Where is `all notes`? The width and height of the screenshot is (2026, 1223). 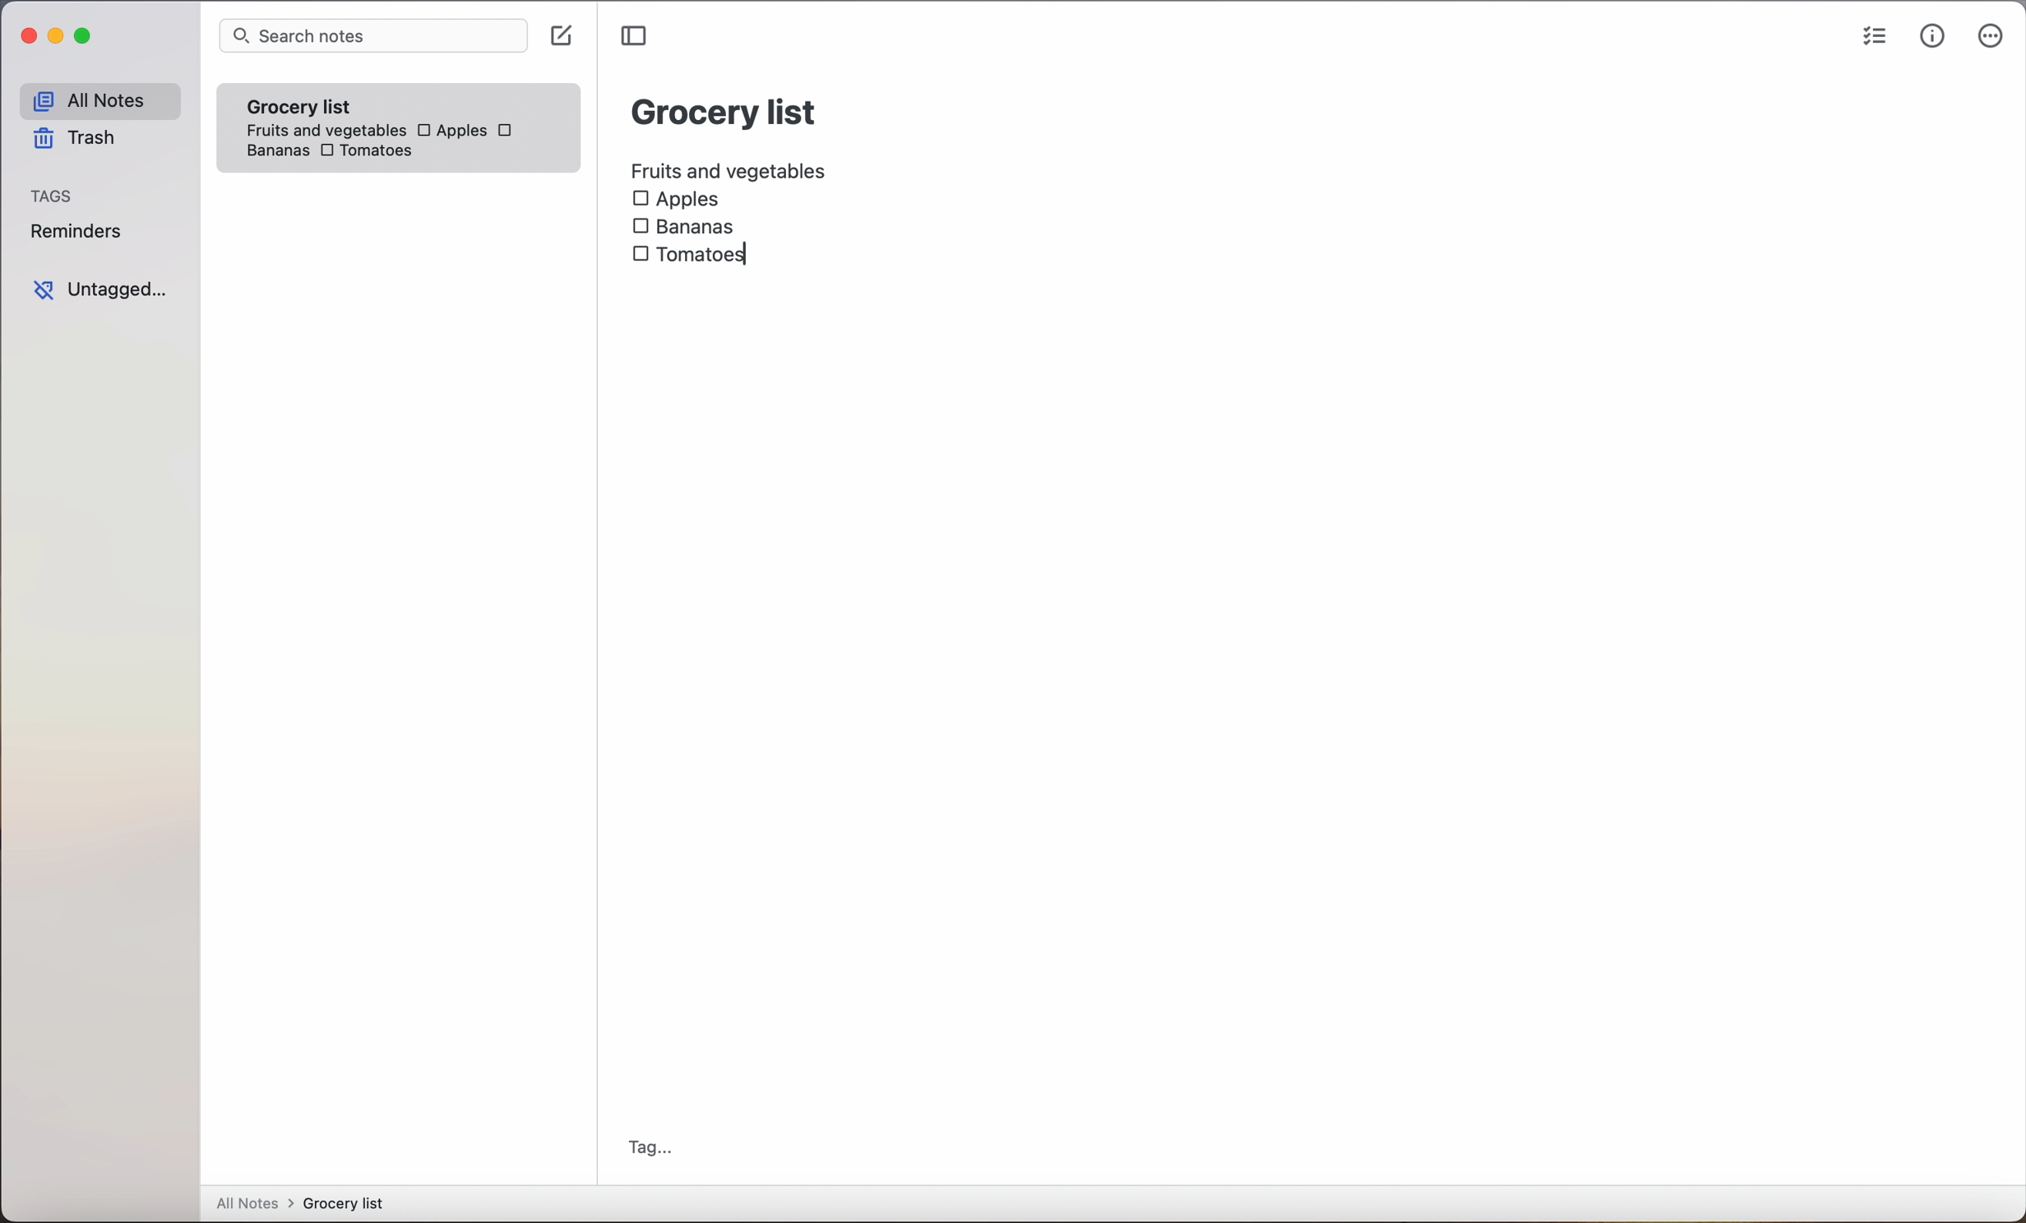 all notes is located at coordinates (99, 101).